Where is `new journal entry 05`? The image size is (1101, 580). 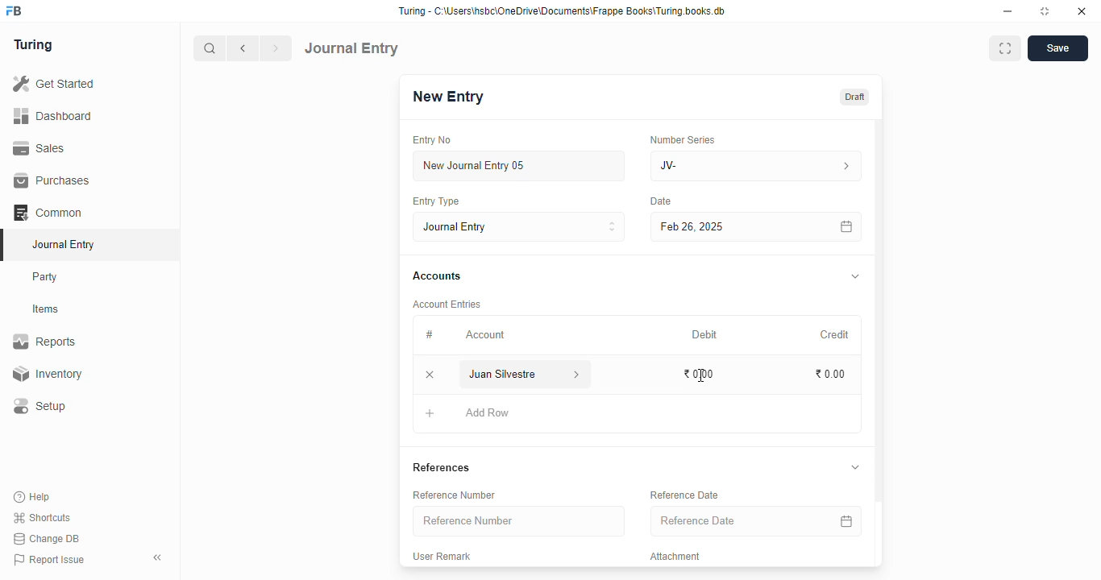 new journal entry 05 is located at coordinates (520, 167).